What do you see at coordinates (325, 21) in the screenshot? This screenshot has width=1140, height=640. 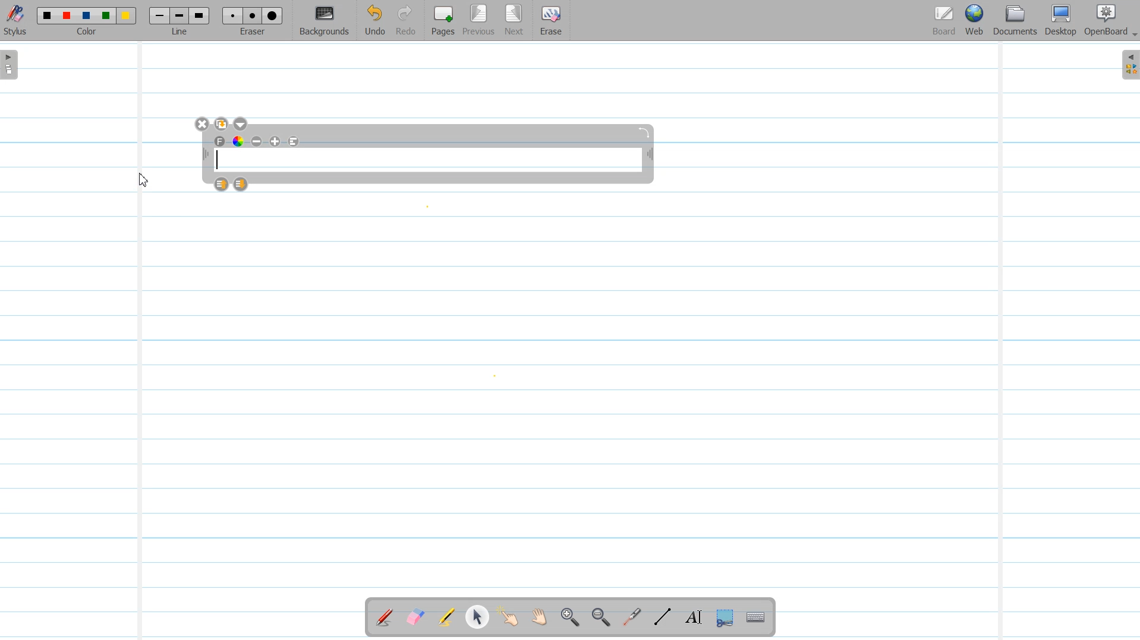 I see `Background` at bounding box center [325, 21].